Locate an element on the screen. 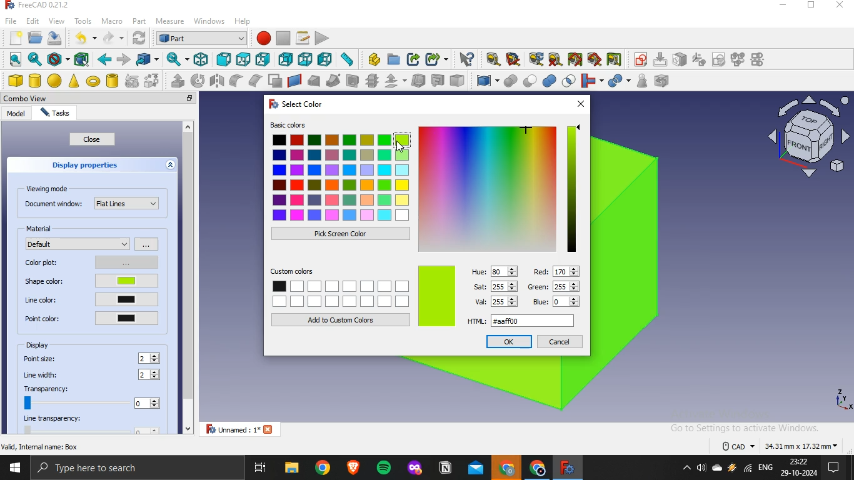 The height and width of the screenshot is (480, 854). clear all is located at coordinates (555, 59).